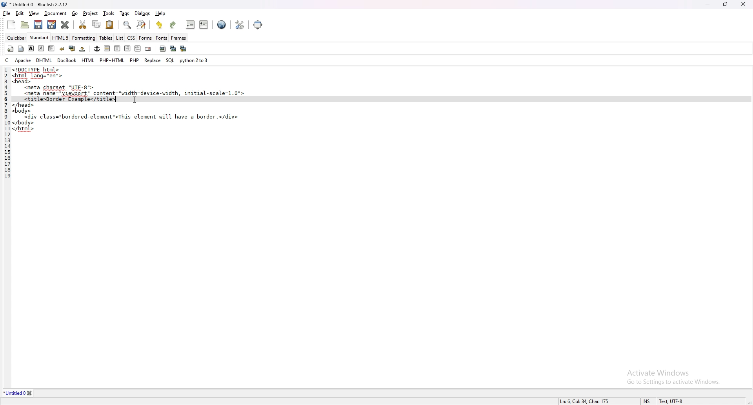 The width and height of the screenshot is (753, 405). I want to click on fonts, so click(161, 38).